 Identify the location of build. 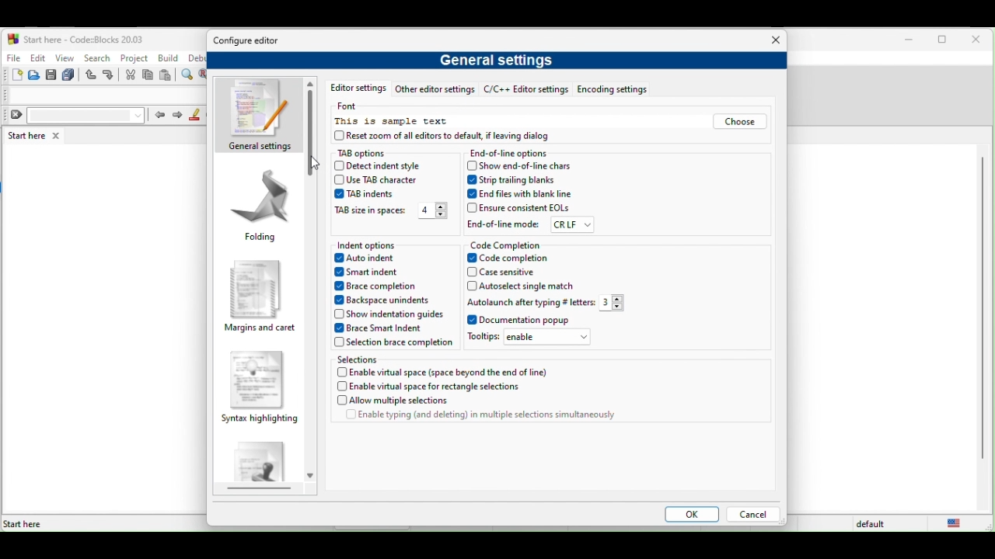
(169, 58).